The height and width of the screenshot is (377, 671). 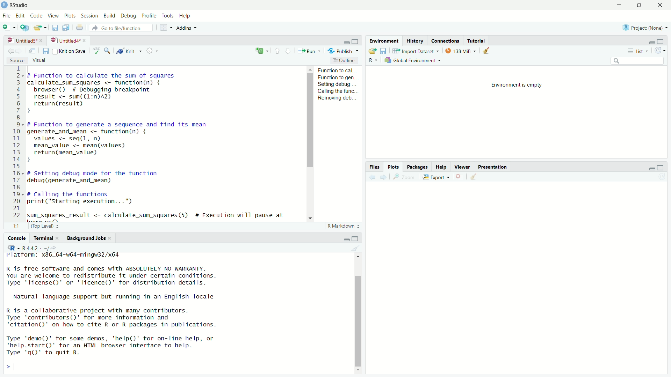 I want to click on publish, so click(x=345, y=51).